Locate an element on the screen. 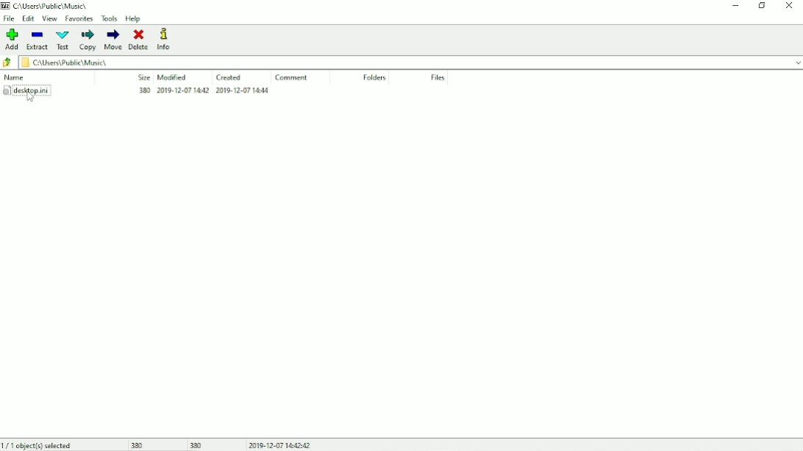 This screenshot has width=803, height=451. 380 is located at coordinates (197, 444).